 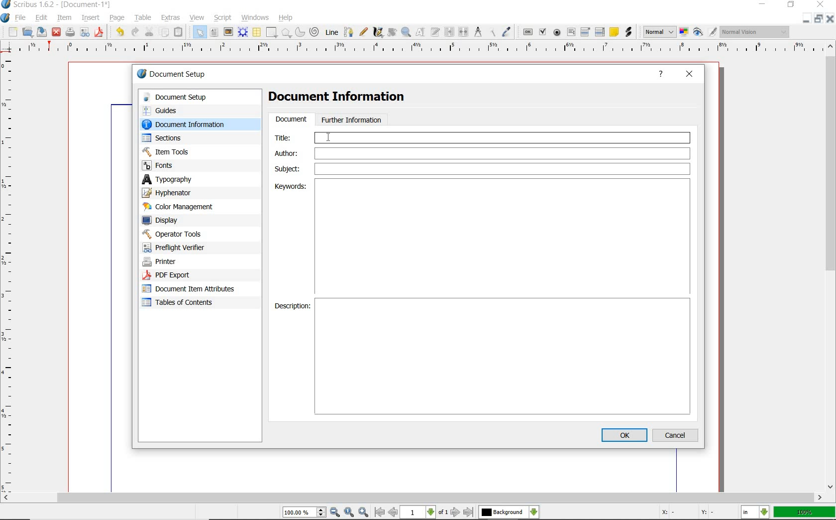 I want to click on calligraphic line, so click(x=378, y=33).